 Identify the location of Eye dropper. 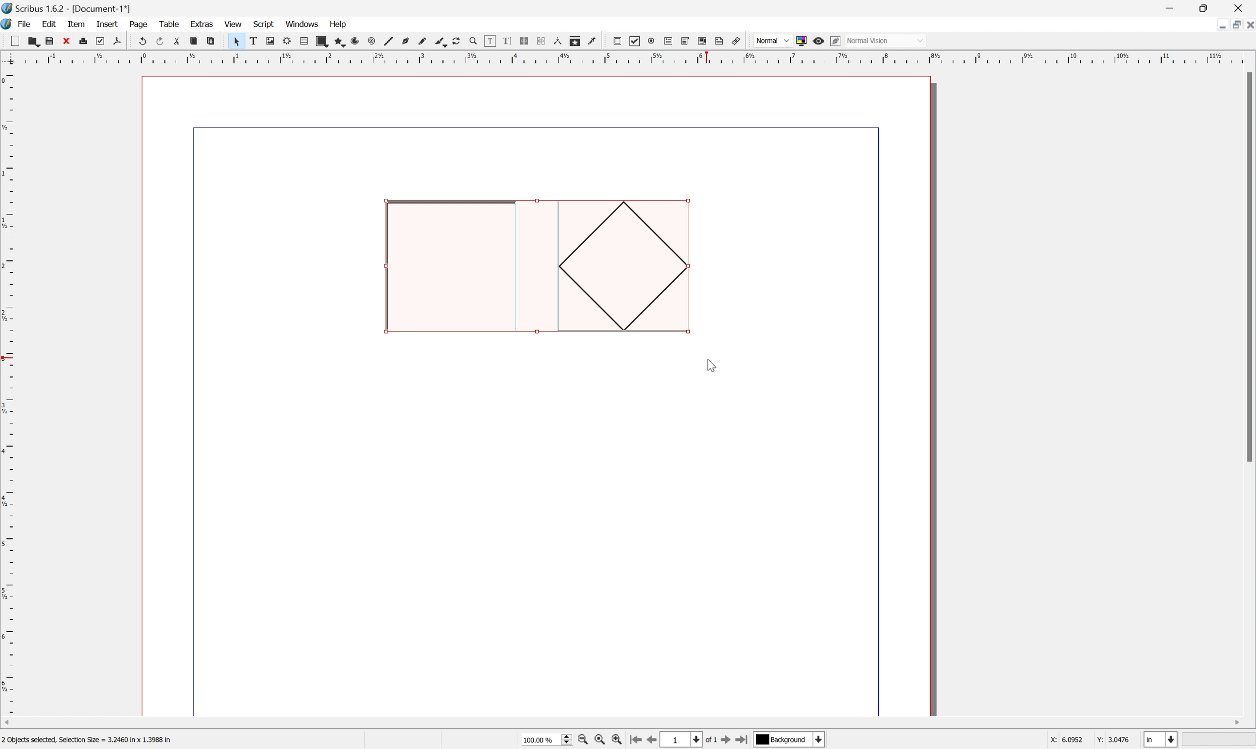
(592, 40).